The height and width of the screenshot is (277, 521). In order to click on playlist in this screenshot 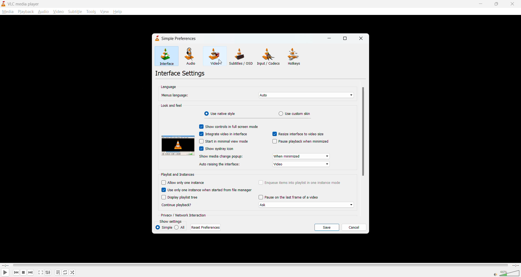, I will do `click(58, 272)`.